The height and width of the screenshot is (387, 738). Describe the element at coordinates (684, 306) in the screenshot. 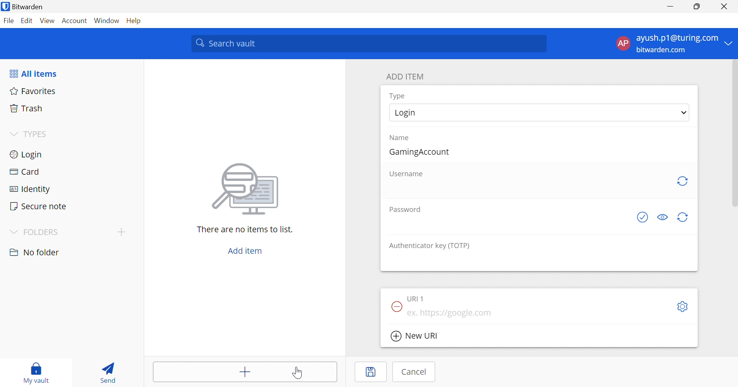

I see `Settings` at that location.